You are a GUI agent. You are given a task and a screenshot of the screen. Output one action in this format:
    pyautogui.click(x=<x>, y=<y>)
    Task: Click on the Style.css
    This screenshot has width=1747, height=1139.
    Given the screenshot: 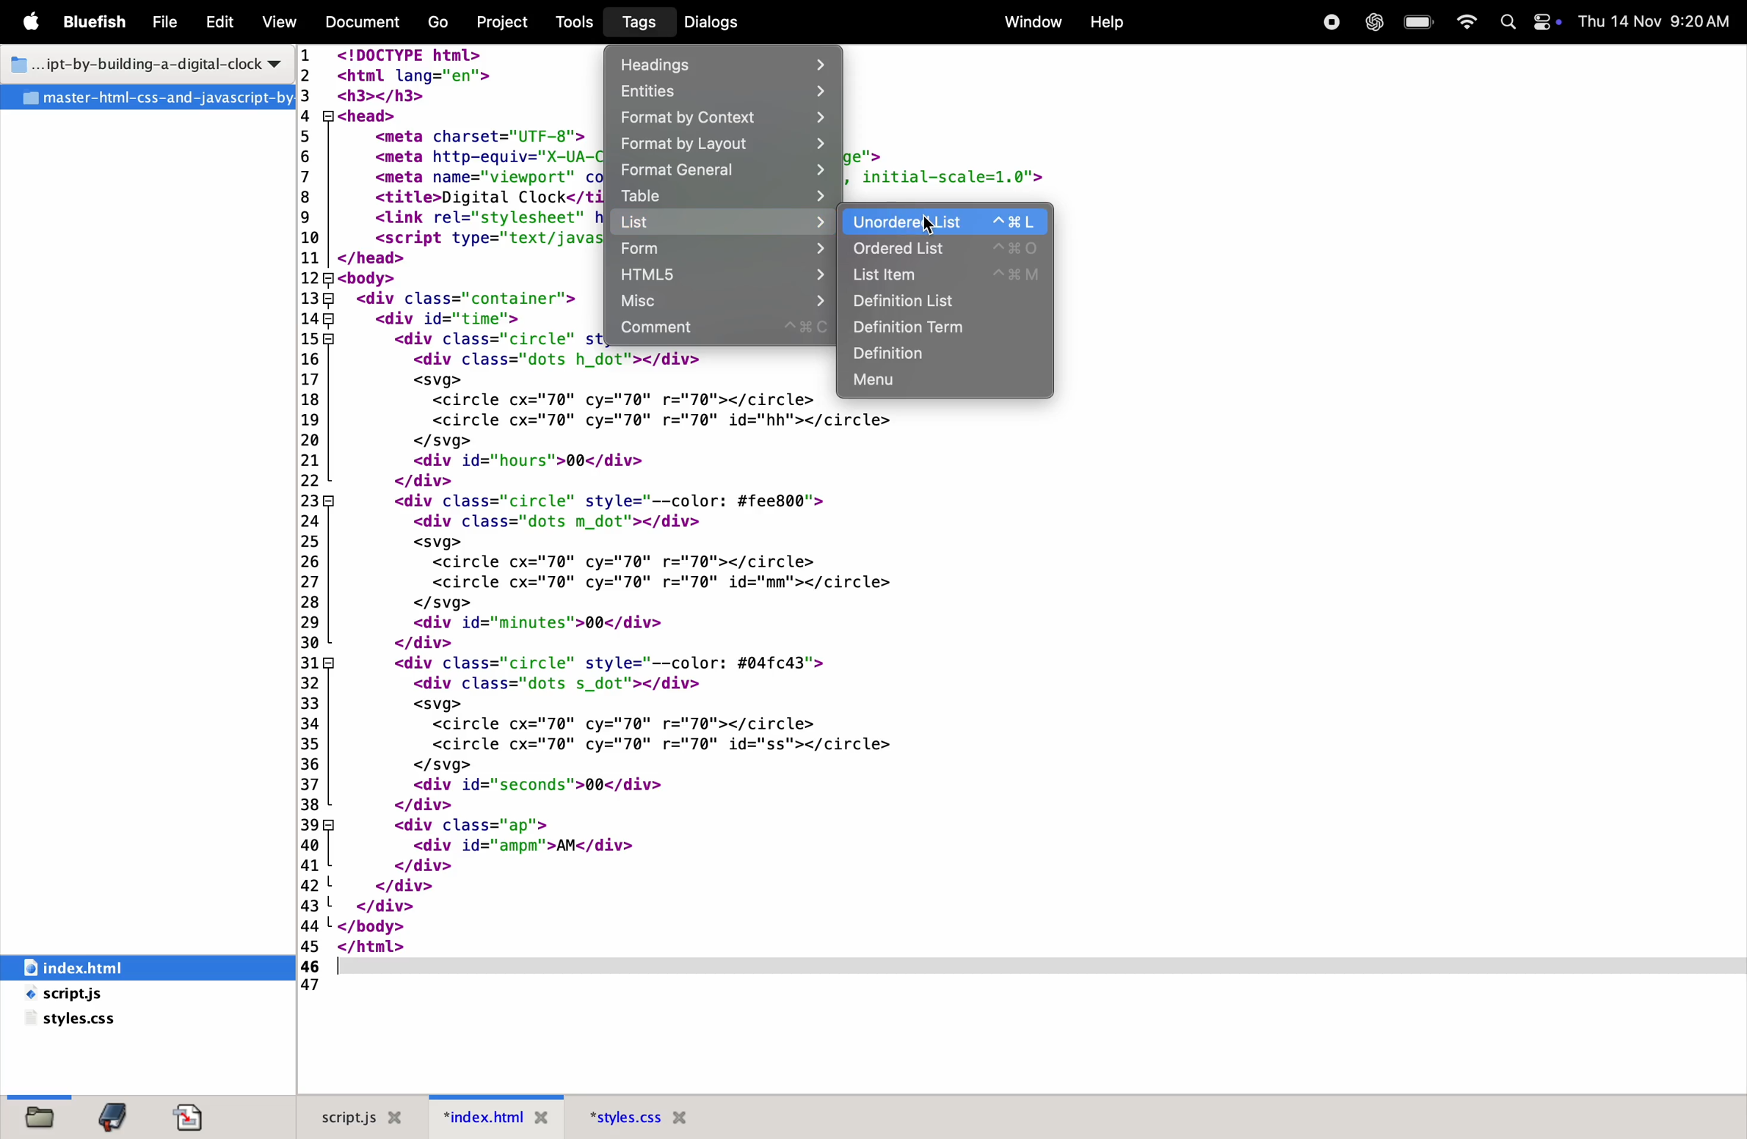 What is the action you would take?
    pyautogui.click(x=667, y=1116)
    